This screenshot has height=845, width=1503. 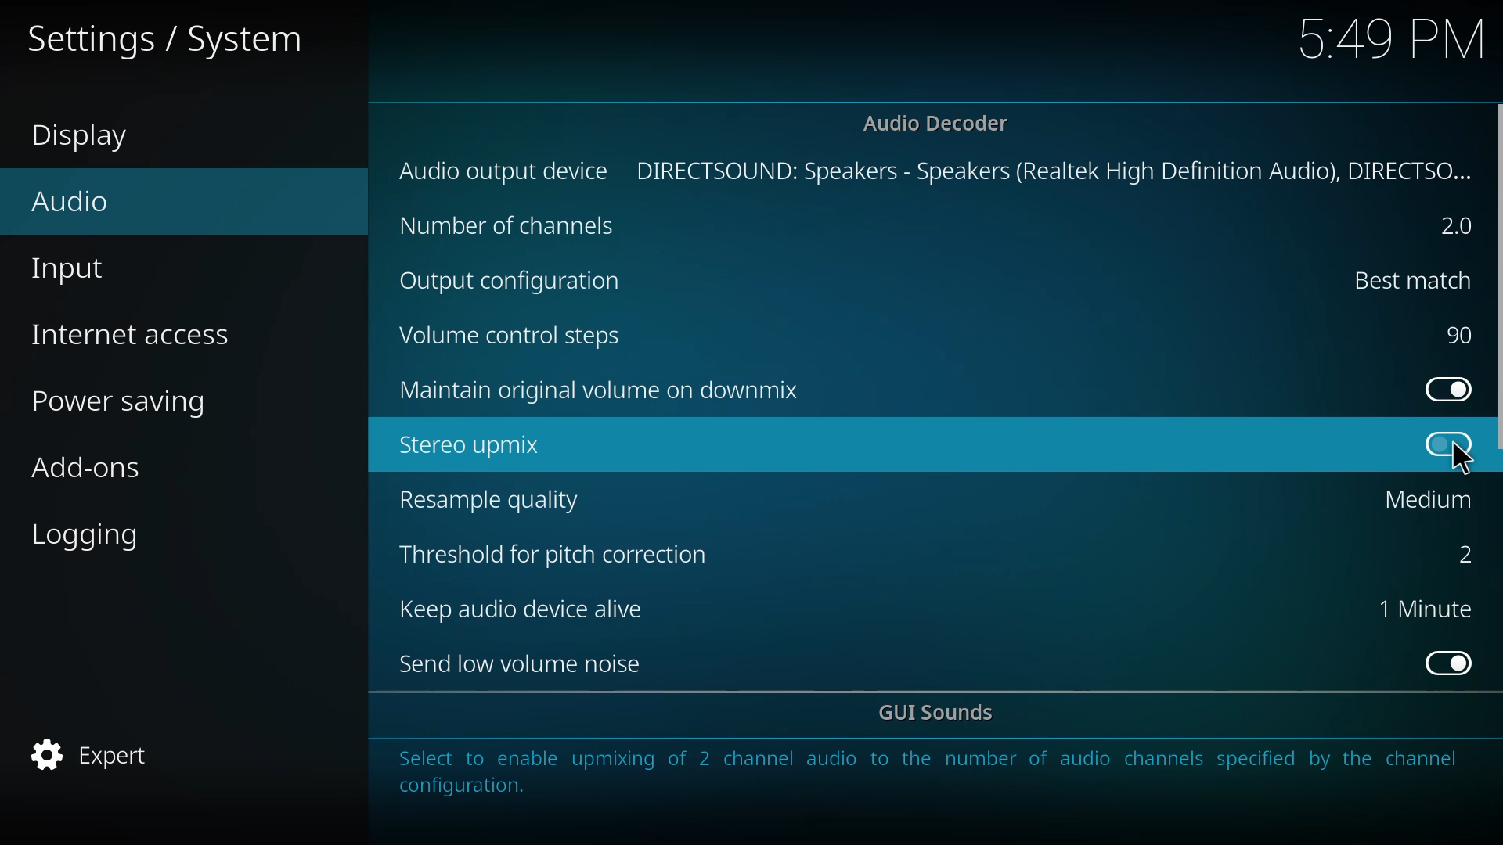 I want to click on audio output device, so click(x=503, y=170).